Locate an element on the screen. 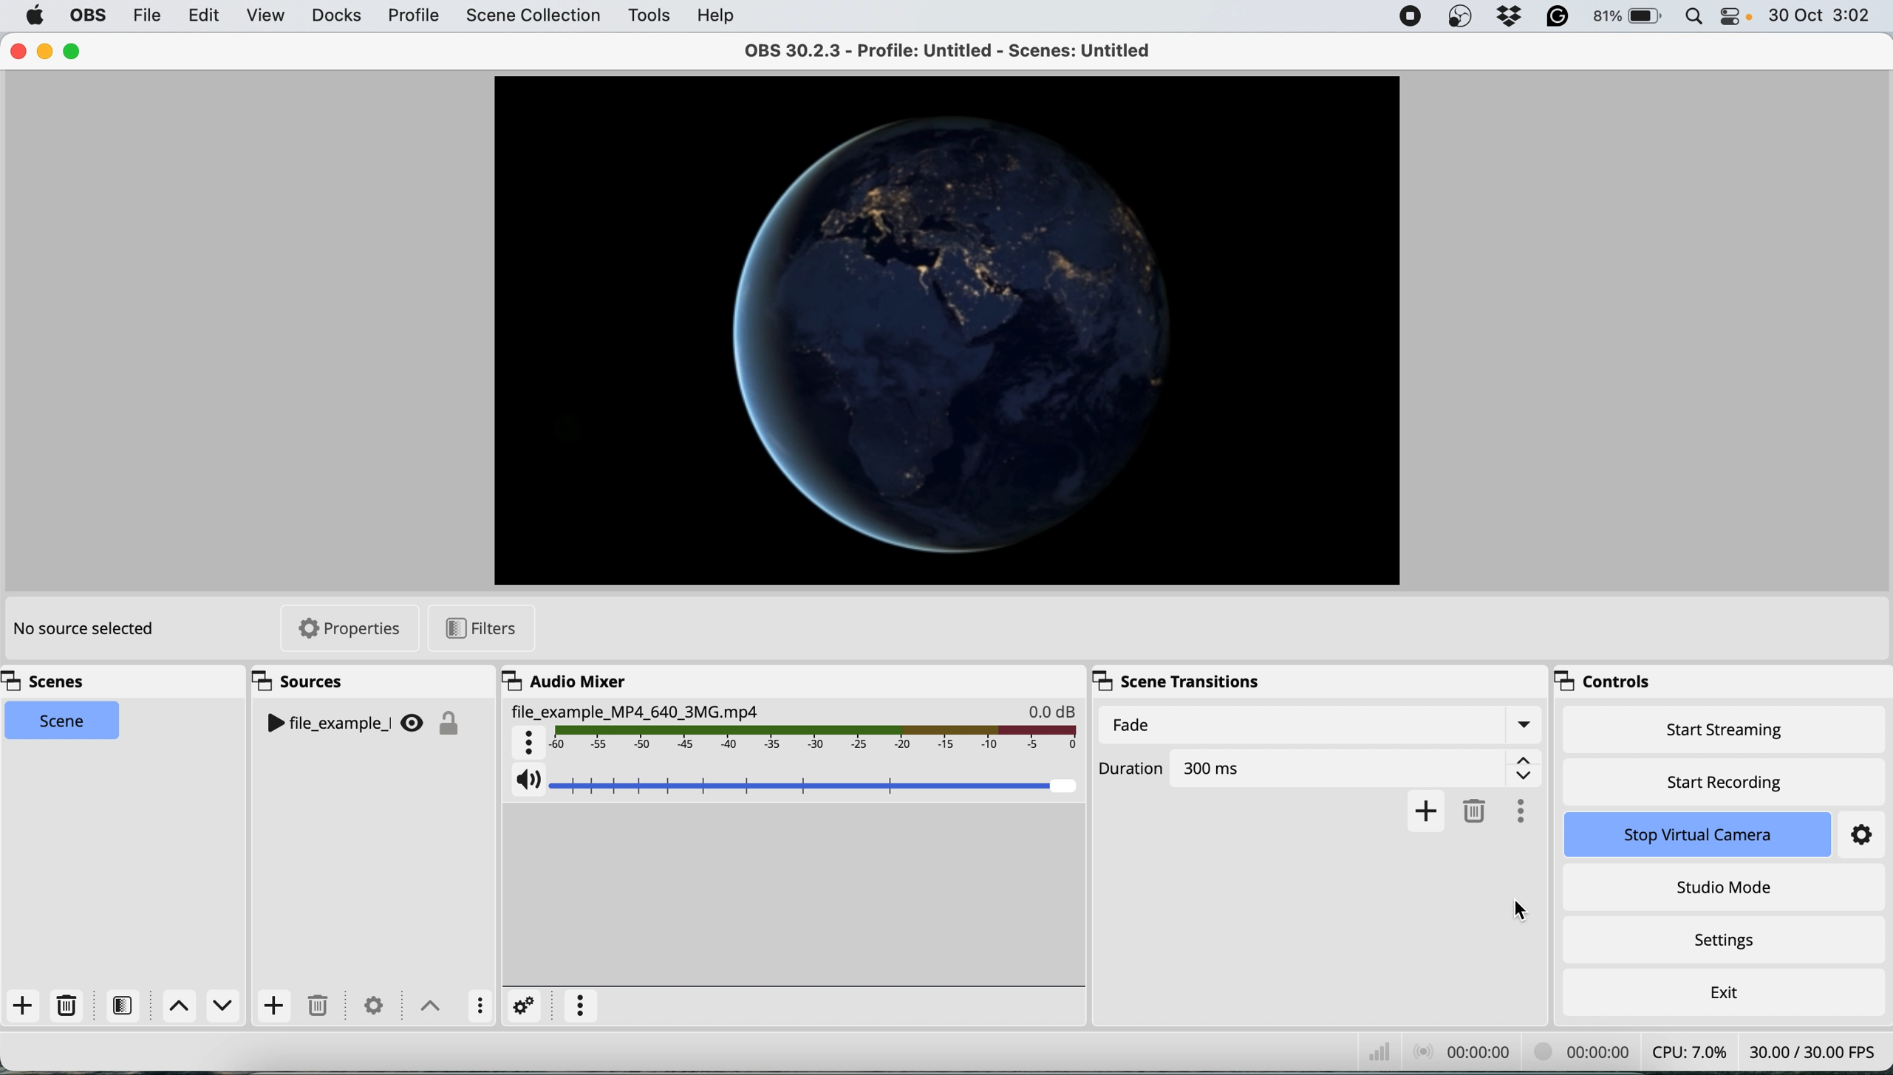 This screenshot has height=1075, width=1893. settings is located at coordinates (1864, 833).